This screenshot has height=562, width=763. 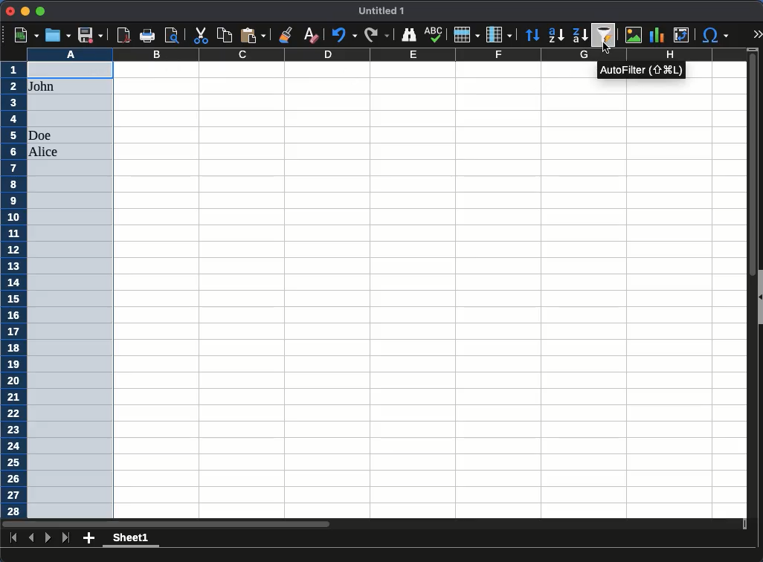 I want to click on paste, so click(x=253, y=35).